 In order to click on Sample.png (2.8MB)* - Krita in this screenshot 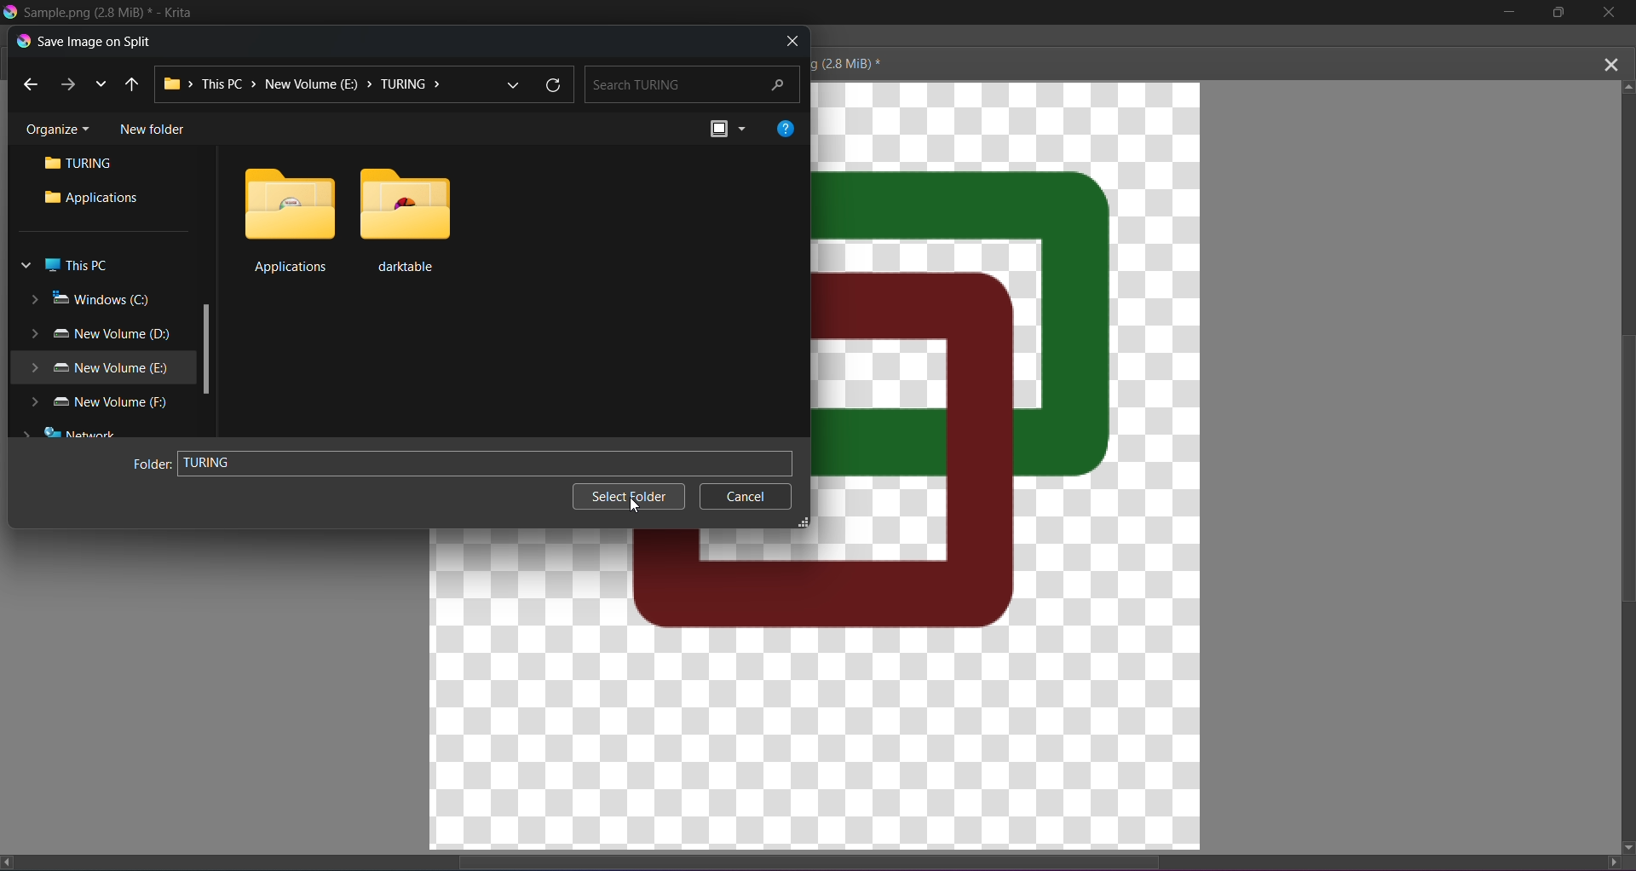, I will do `click(111, 12)`.